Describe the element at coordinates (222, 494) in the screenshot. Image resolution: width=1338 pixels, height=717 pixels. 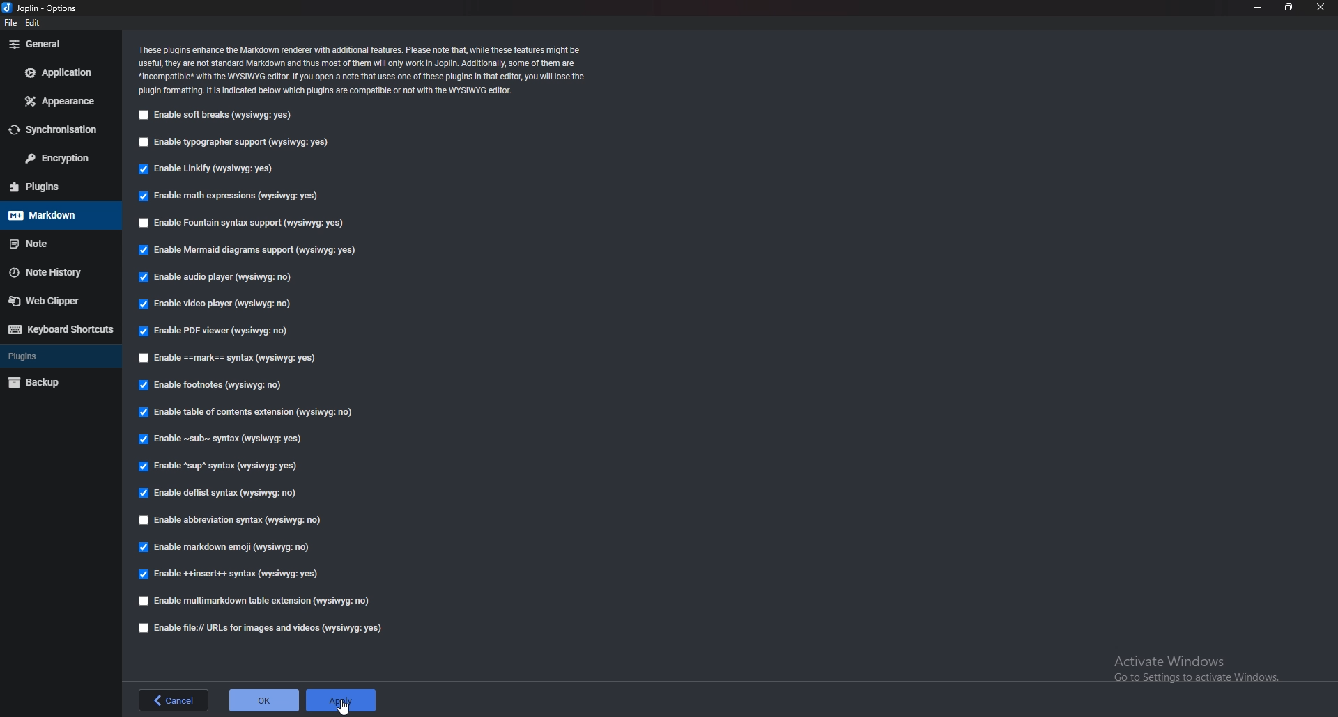
I see `enable deflist syntax` at that location.